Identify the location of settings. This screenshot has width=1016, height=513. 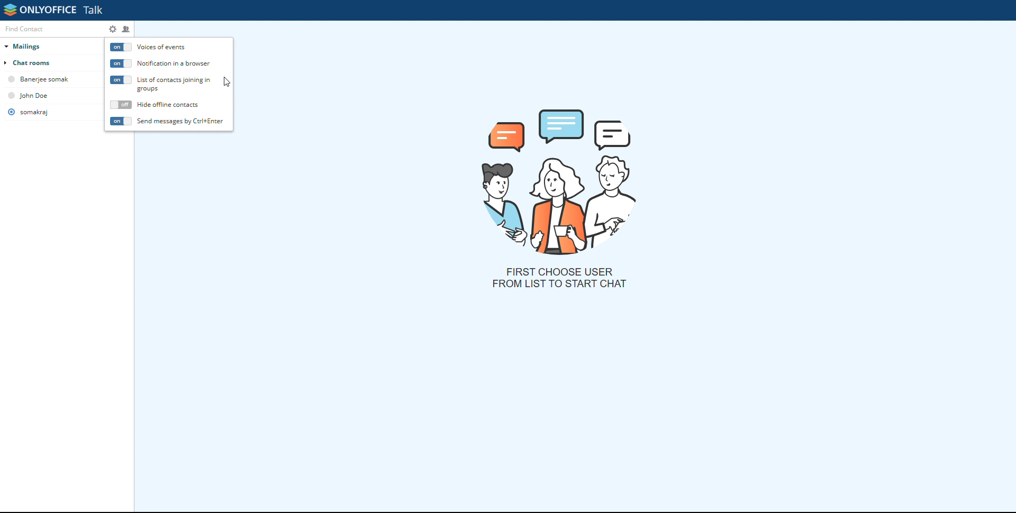
(112, 29).